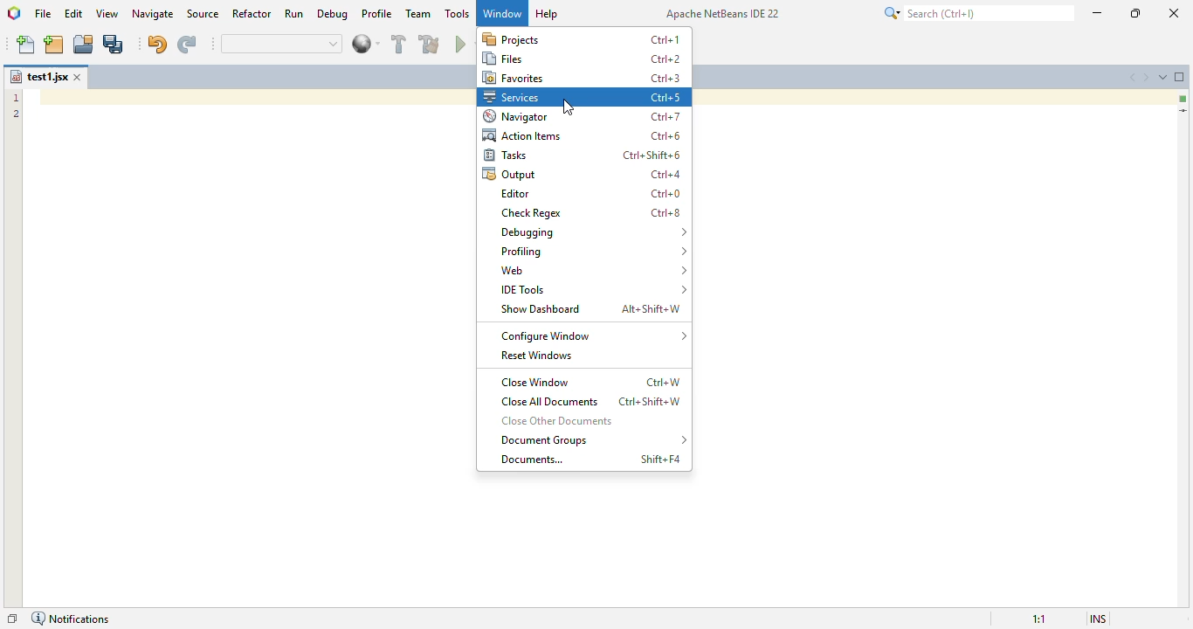  What do you see at coordinates (114, 45) in the screenshot?
I see `save all ` at bounding box center [114, 45].